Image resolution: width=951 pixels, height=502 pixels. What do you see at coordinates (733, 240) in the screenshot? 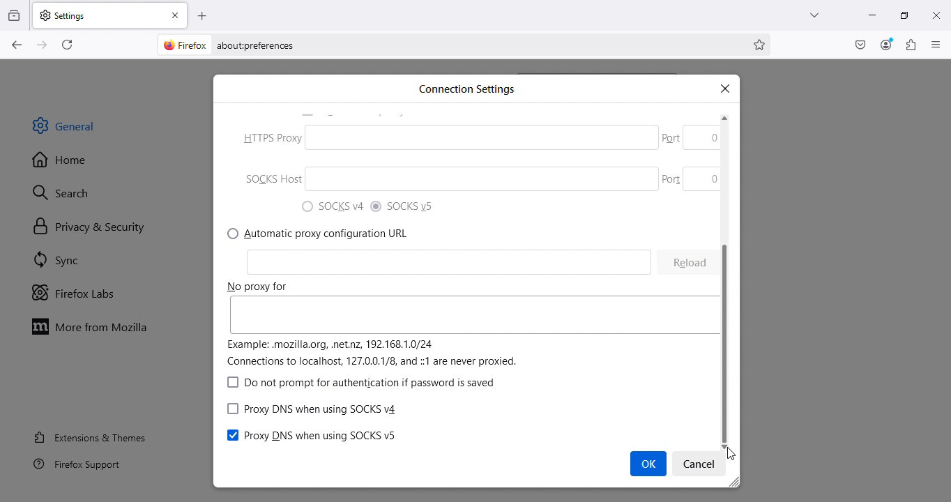
I see `scroll bar` at bounding box center [733, 240].